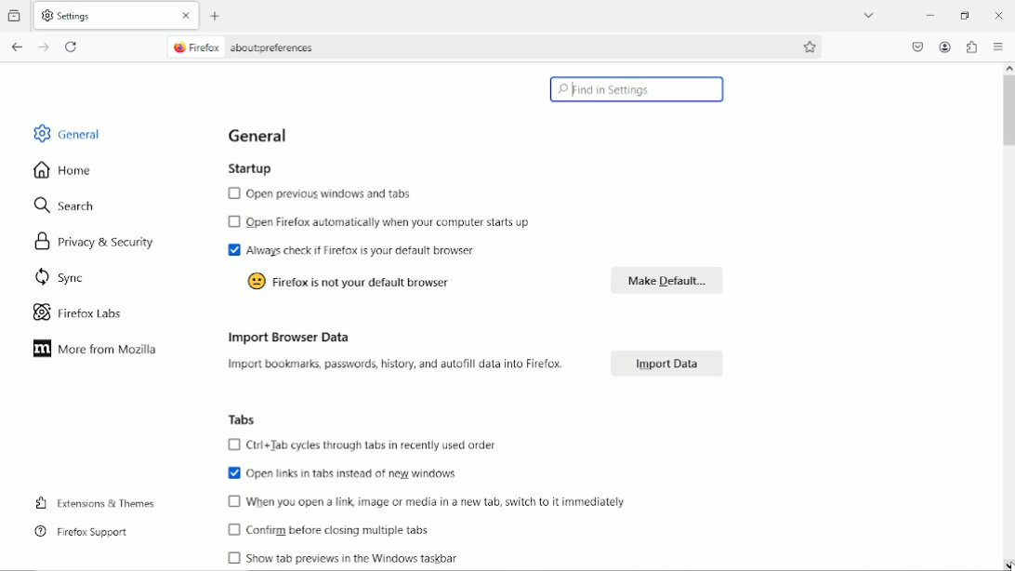  What do you see at coordinates (667, 281) in the screenshot?
I see `make default` at bounding box center [667, 281].